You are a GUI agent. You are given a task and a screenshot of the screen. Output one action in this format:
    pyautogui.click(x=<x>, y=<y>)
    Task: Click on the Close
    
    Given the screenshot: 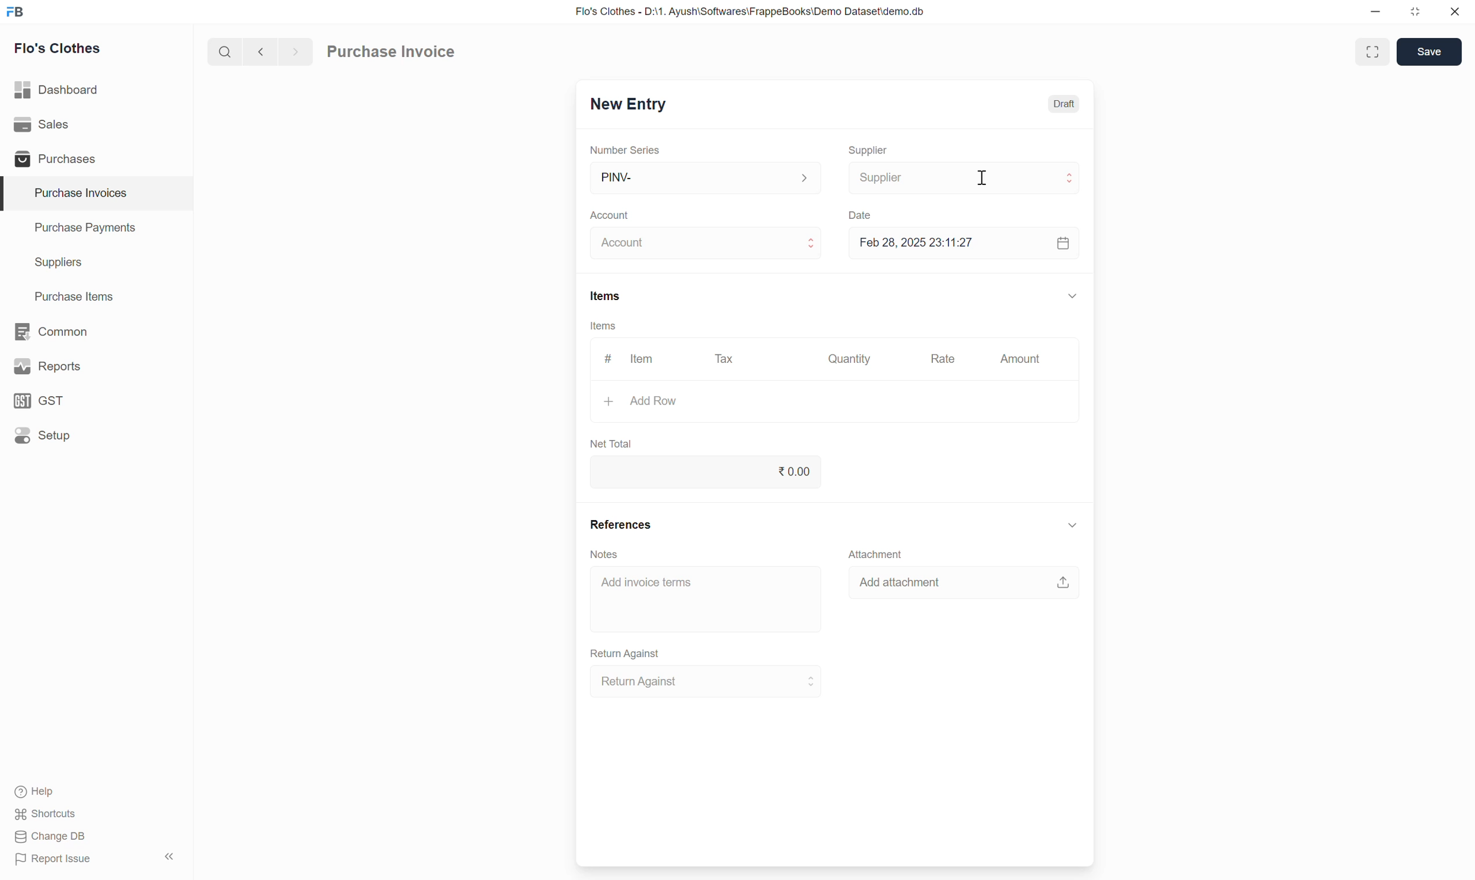 What is the action you would take?
    pyautogui.click(x=1455, y=11)
    